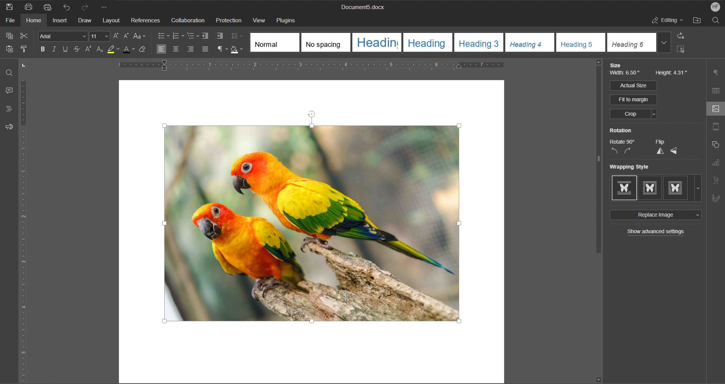  Describe the element at coordinates (716, 128) in the screenshot. I see `Header/Footer` at that location.